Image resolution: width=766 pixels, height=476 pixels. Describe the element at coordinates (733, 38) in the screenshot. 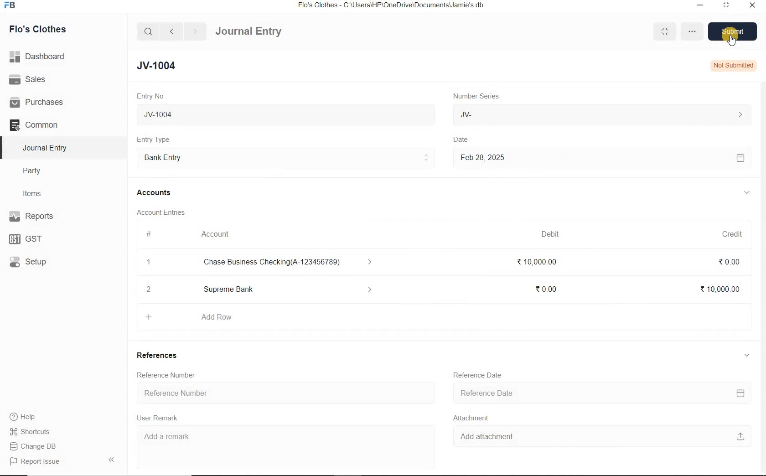

I see `Cursor` at that location.